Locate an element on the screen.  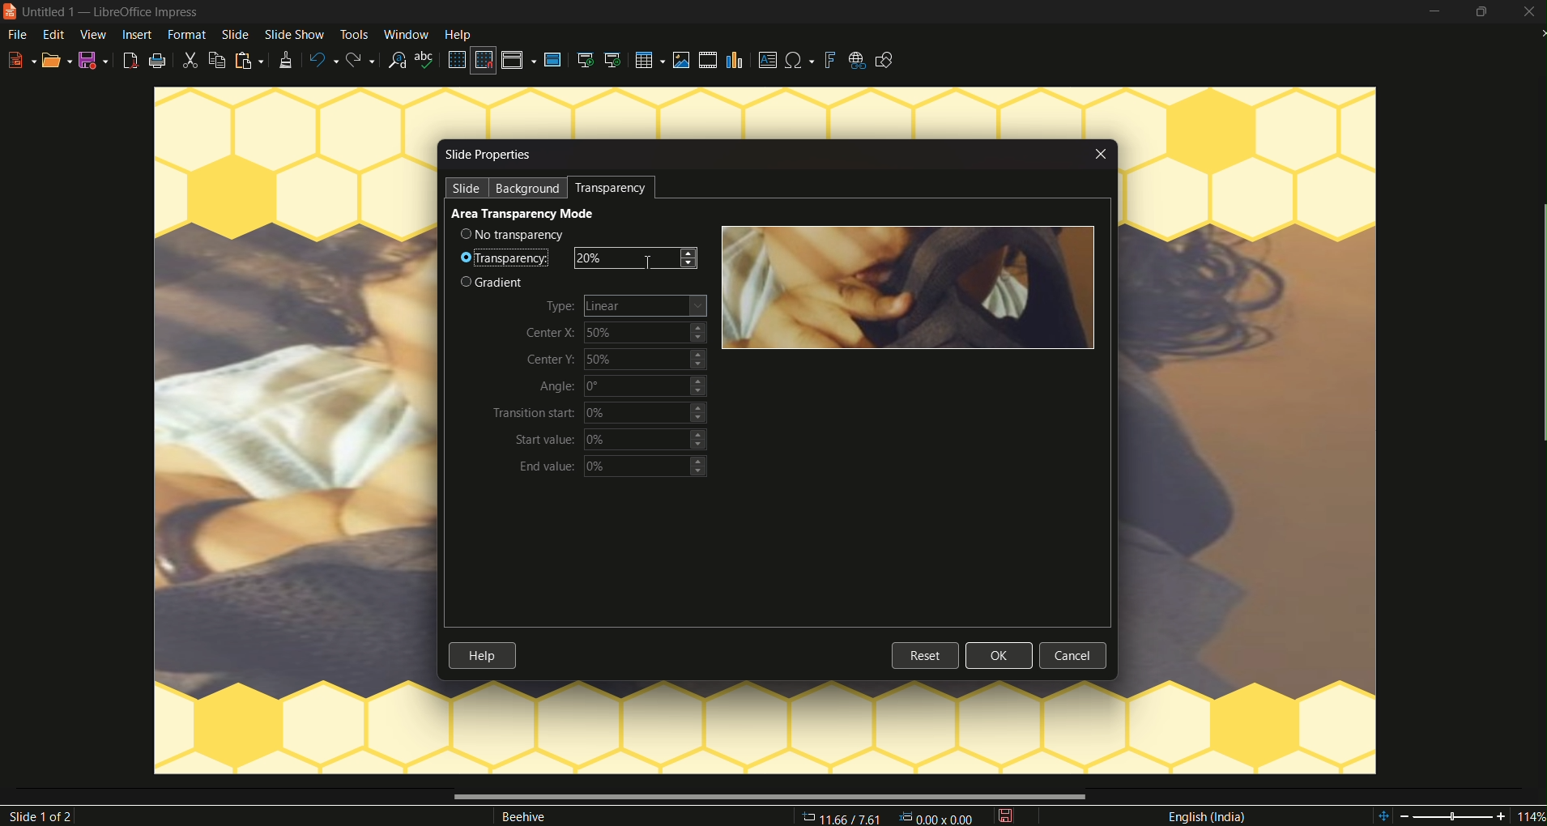
scrollbar is located at coordinates (766, 797).